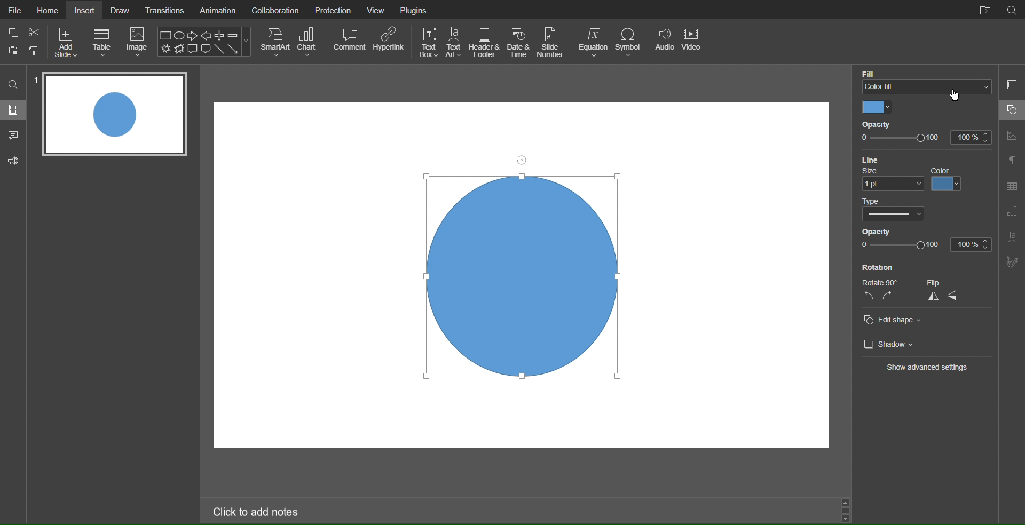 The image size is (1025, 525). Describe the element at coordinates (665, 43) in the screenshot. I see `Audio` at that location.